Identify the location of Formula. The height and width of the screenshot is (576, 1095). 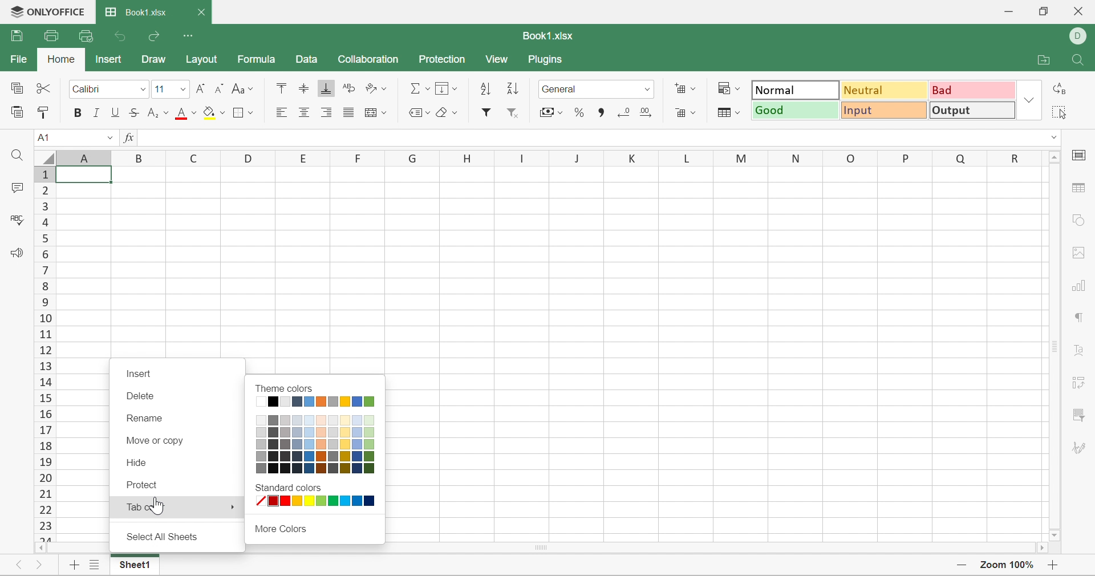
(255, 59).